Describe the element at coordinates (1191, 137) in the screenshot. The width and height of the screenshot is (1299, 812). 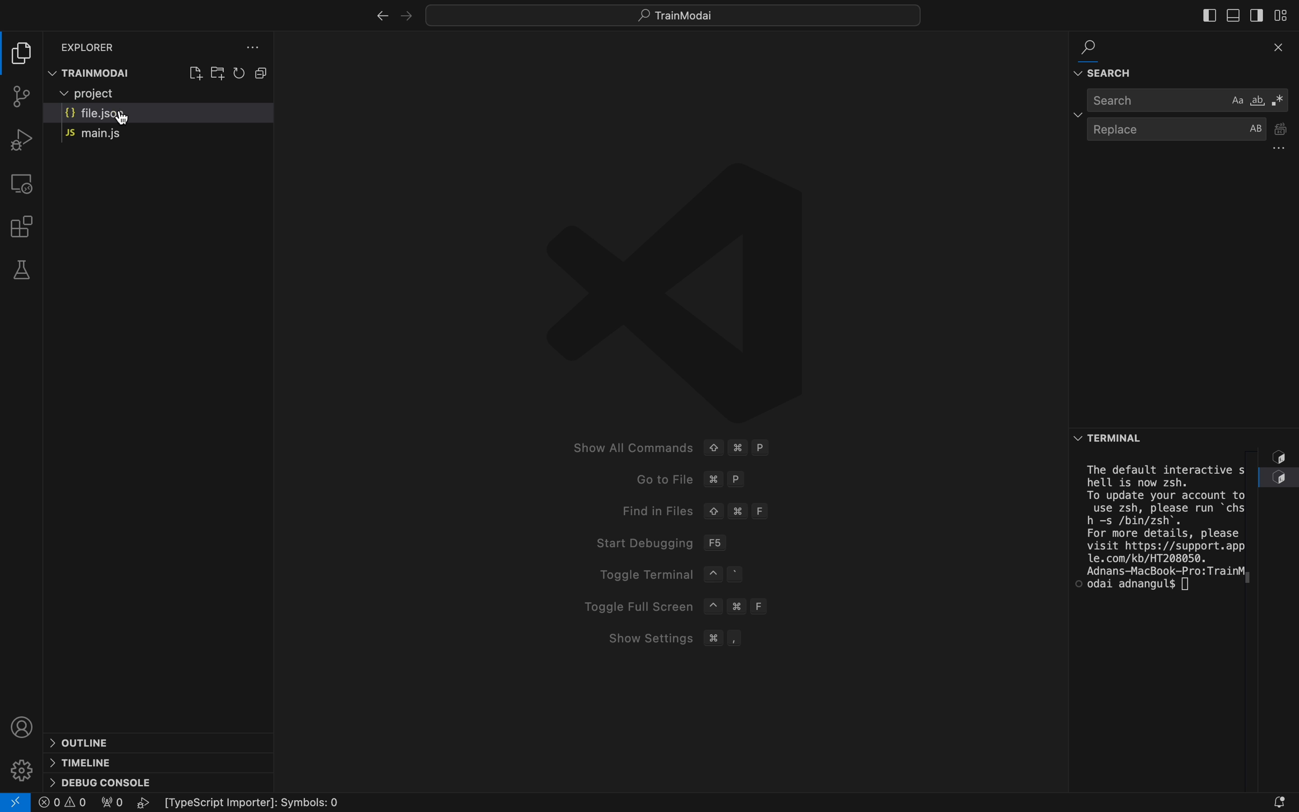
I see `replace` at that location.